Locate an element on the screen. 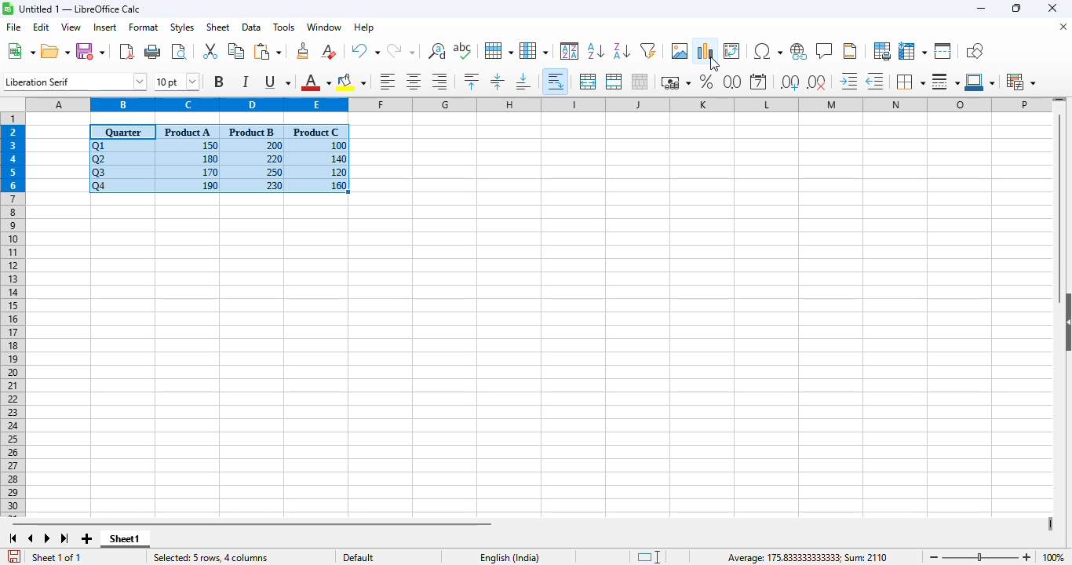  align bottom is located at coordinates (524, 82).